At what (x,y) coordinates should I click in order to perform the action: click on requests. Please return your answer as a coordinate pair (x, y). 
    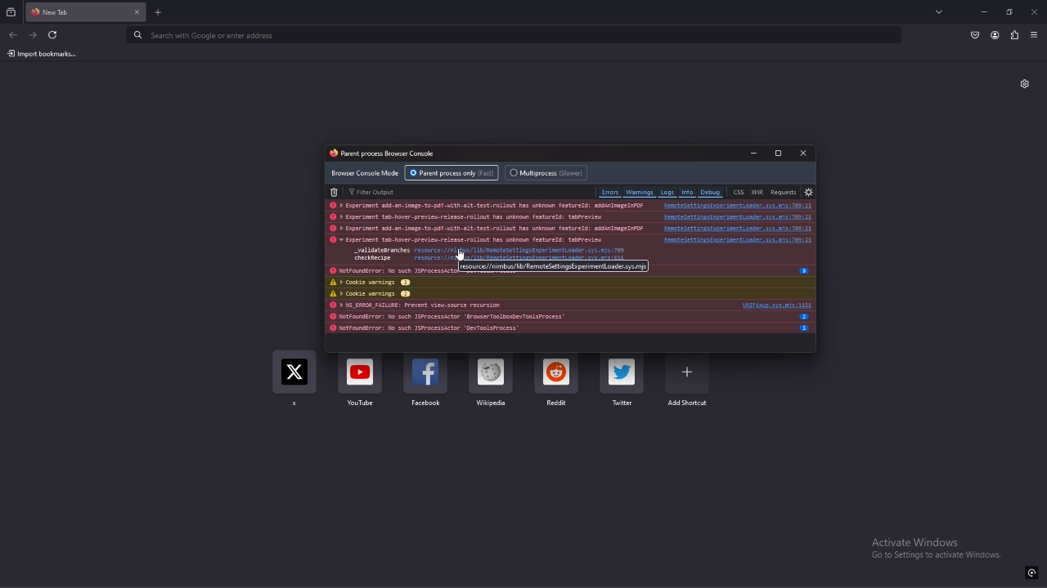
    Looking at the image, I should click on (784, 191).